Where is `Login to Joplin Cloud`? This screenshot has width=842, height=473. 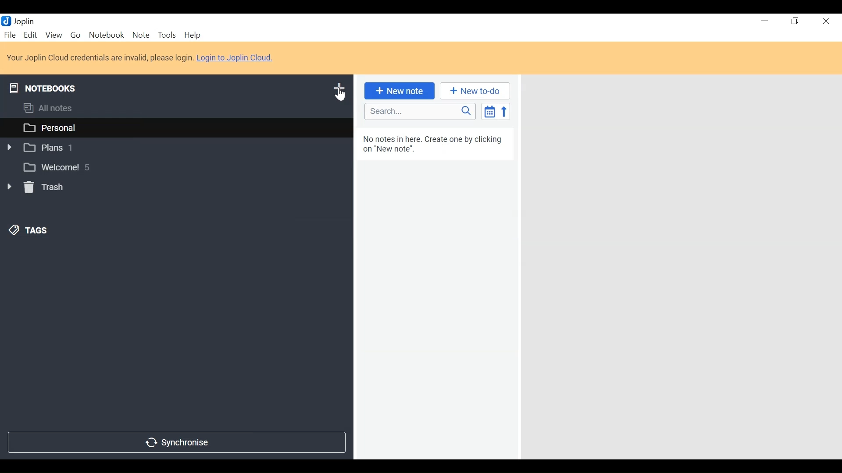
Login to Joplin Cloud is located at coordinates (234, 61).